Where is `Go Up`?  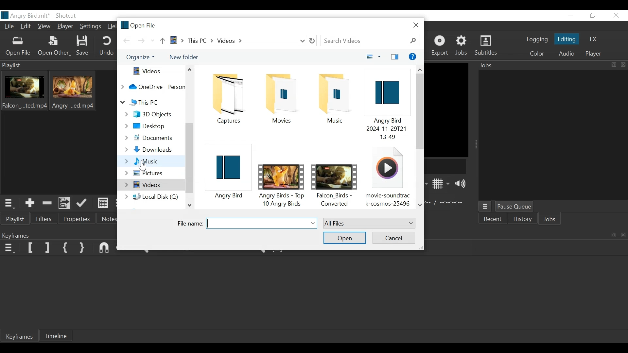
Go Up is located at coordinates (162, 41).